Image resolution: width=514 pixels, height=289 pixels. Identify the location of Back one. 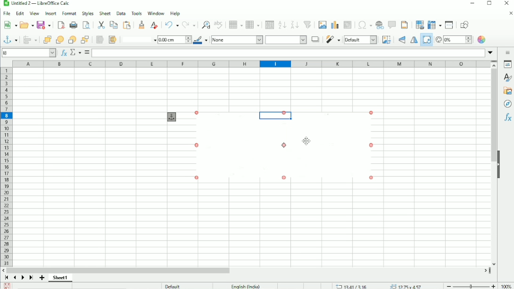
(72, 40).